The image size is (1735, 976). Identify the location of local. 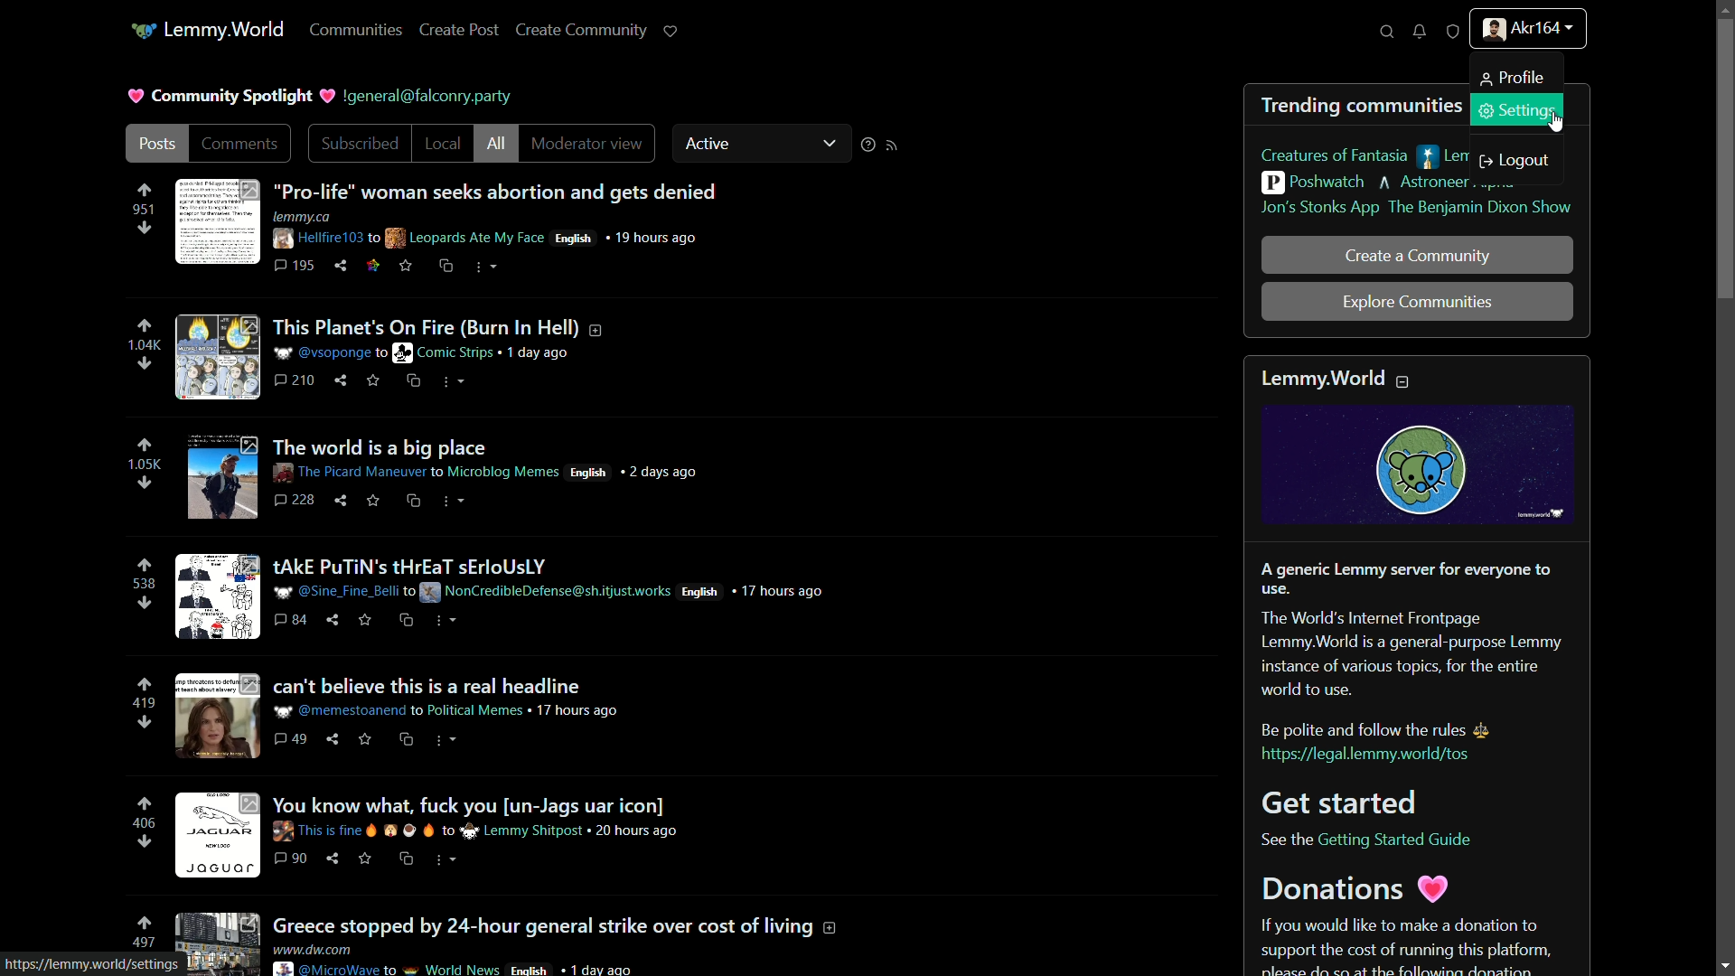
(443, 143).